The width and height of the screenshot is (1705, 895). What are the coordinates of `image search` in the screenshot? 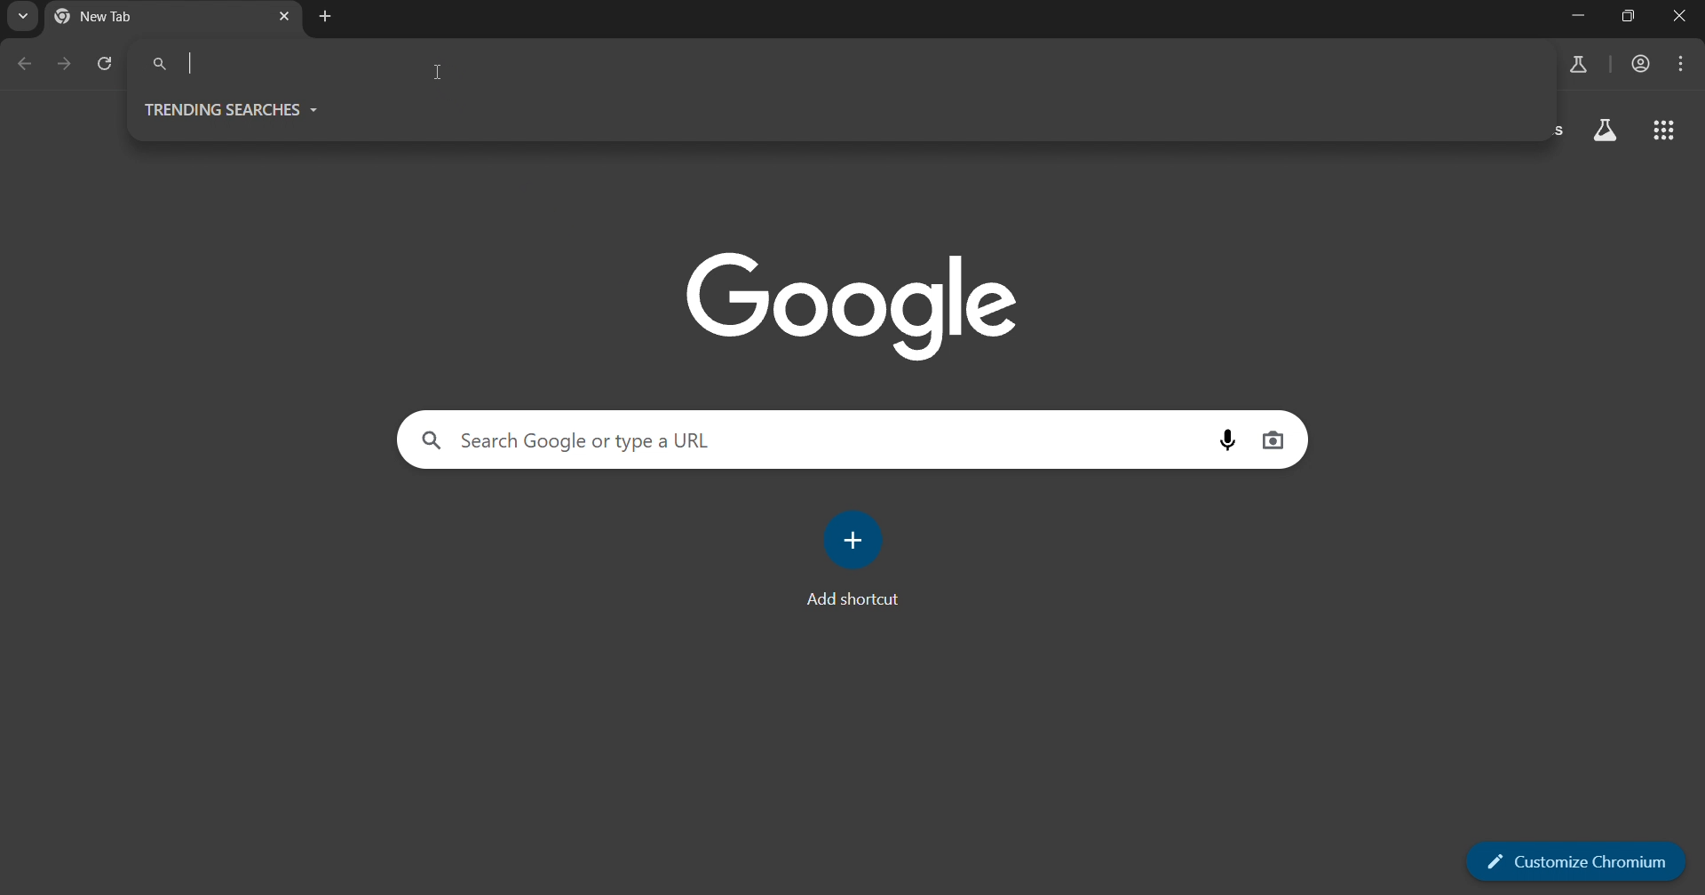 It's located at (1275, 440).